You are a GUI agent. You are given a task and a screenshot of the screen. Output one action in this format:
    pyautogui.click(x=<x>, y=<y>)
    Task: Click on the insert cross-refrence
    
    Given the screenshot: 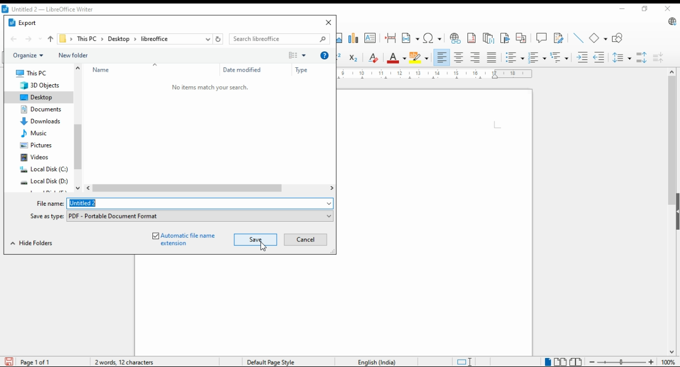 What is the action you would take?
    pyautogui.click(x=522, y=37)
    